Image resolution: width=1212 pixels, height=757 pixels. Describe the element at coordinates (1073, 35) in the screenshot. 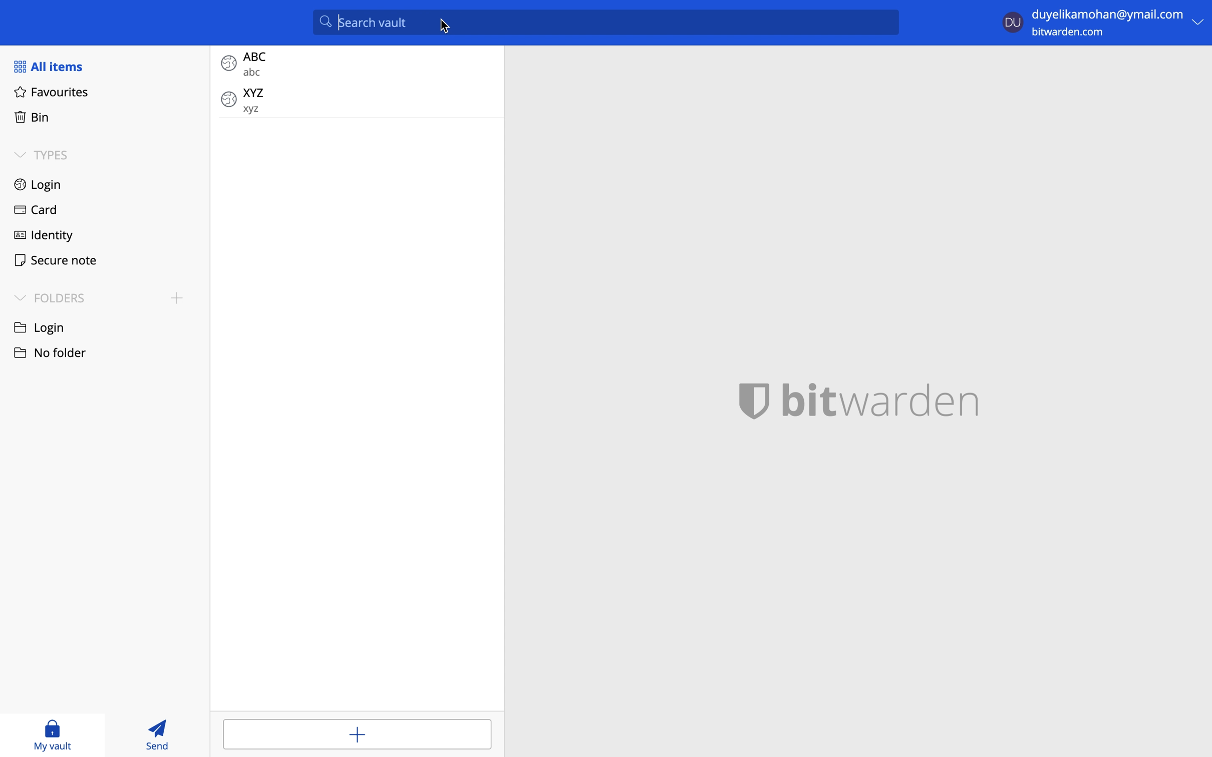

I see `bitwarden.com` at that location.